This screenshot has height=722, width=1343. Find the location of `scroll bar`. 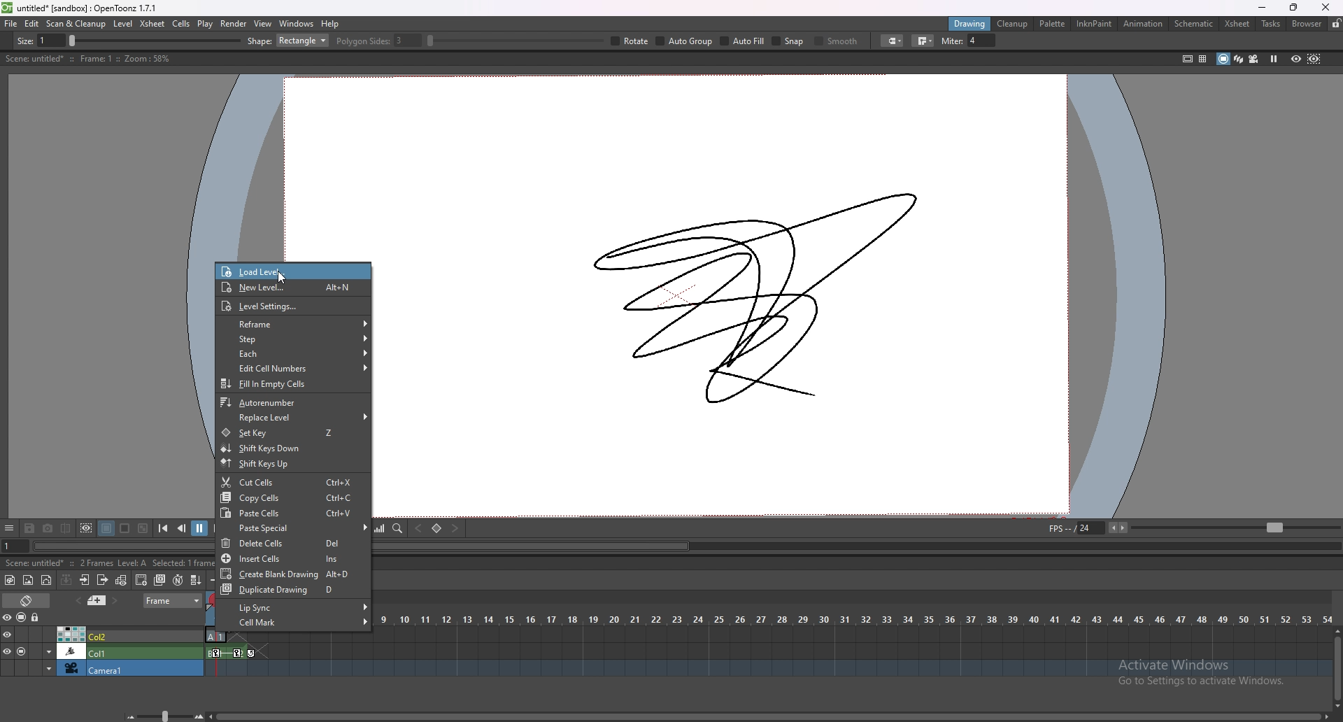

scroll bar is located at coordinates (1337, 667).